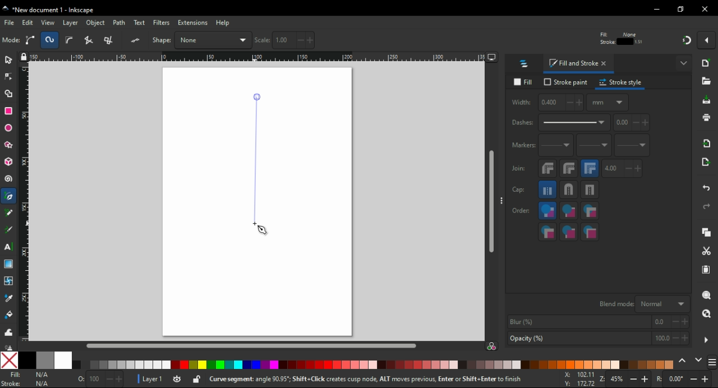 This screenshot has height=388, width=718. I want to click on color tone pallete, so click(427, 364).